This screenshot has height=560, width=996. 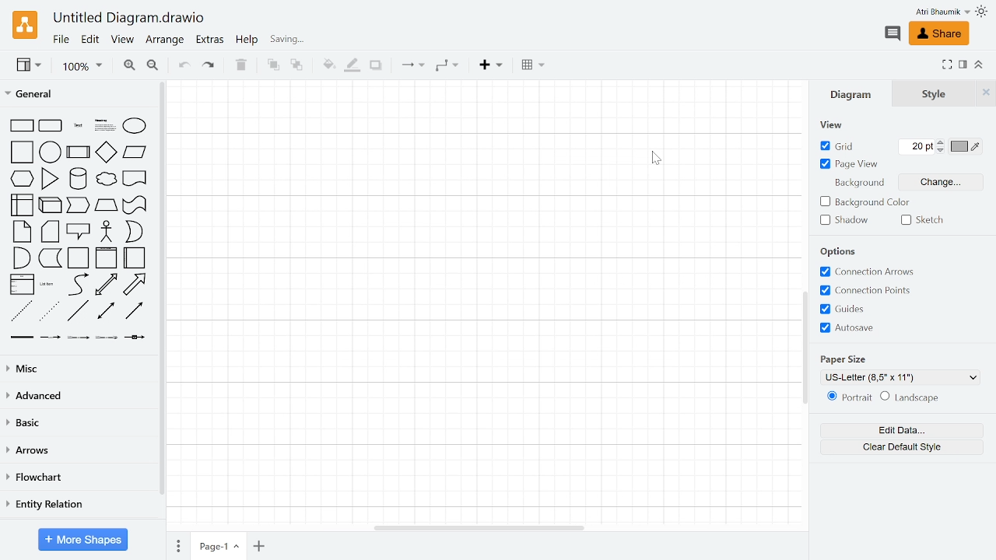 I want to click on Extras, so click(x=212, y=40).